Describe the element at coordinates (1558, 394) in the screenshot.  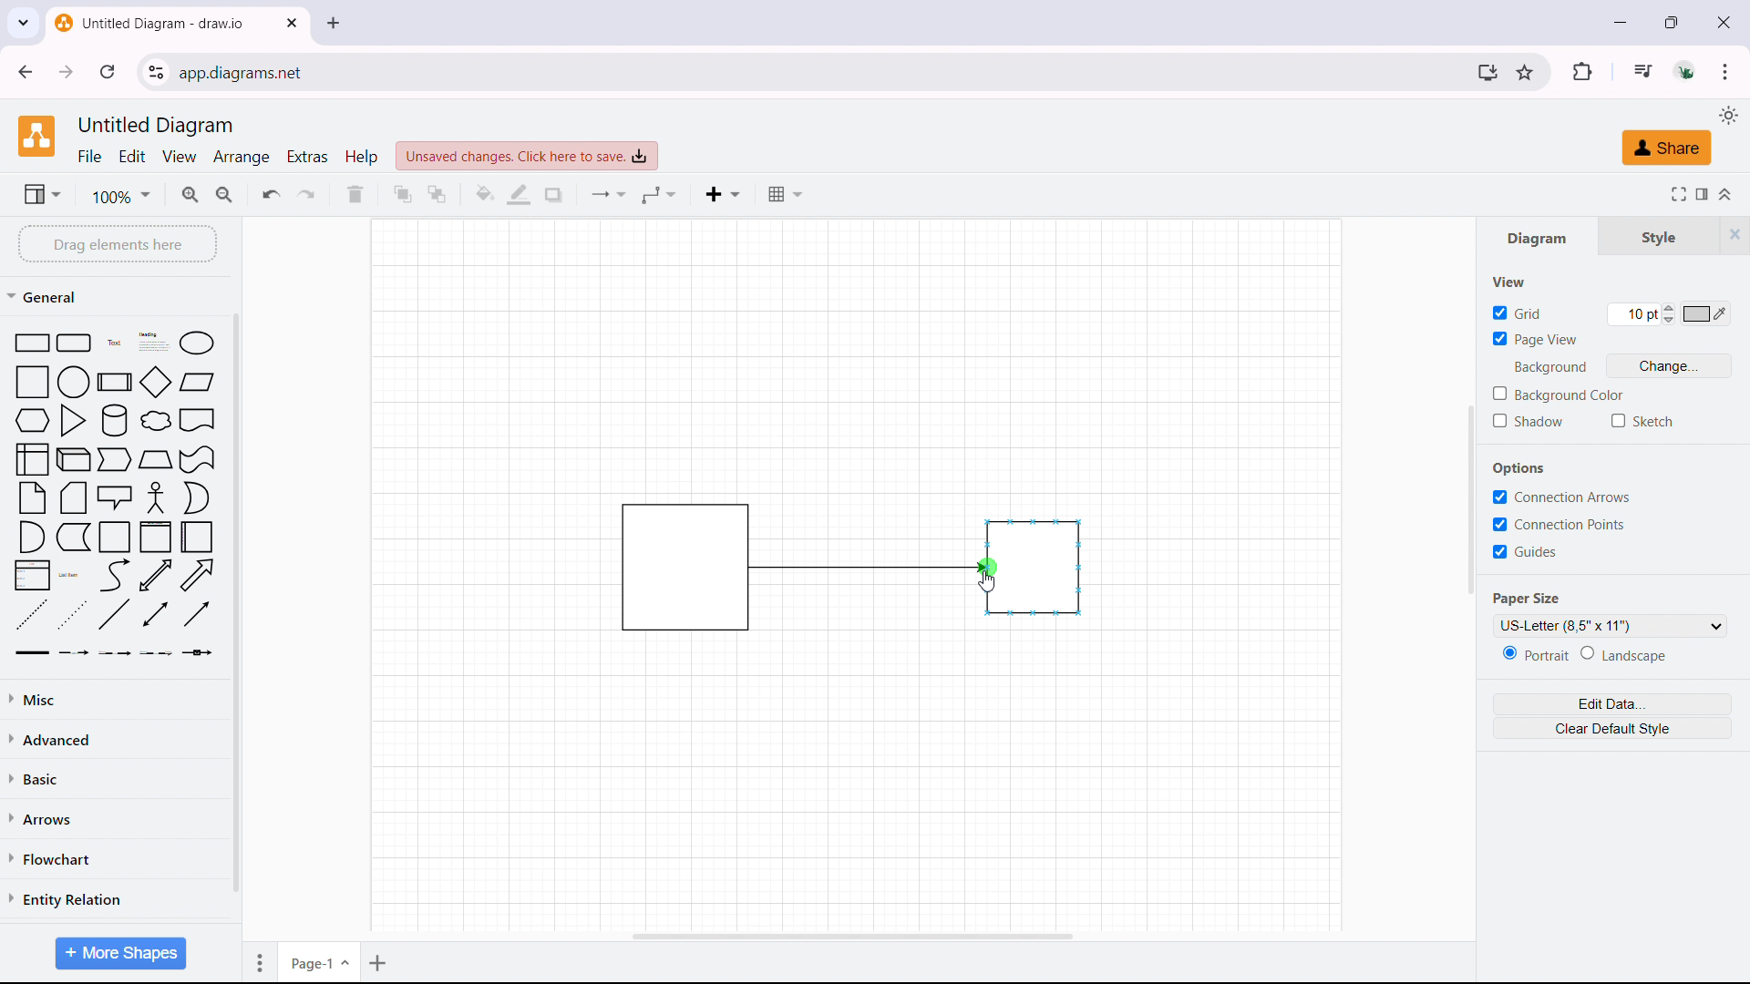
I see `background color` at that location.